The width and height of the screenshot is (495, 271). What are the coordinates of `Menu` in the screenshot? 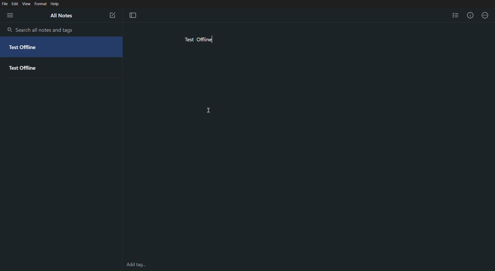 It's located at (9, 15).